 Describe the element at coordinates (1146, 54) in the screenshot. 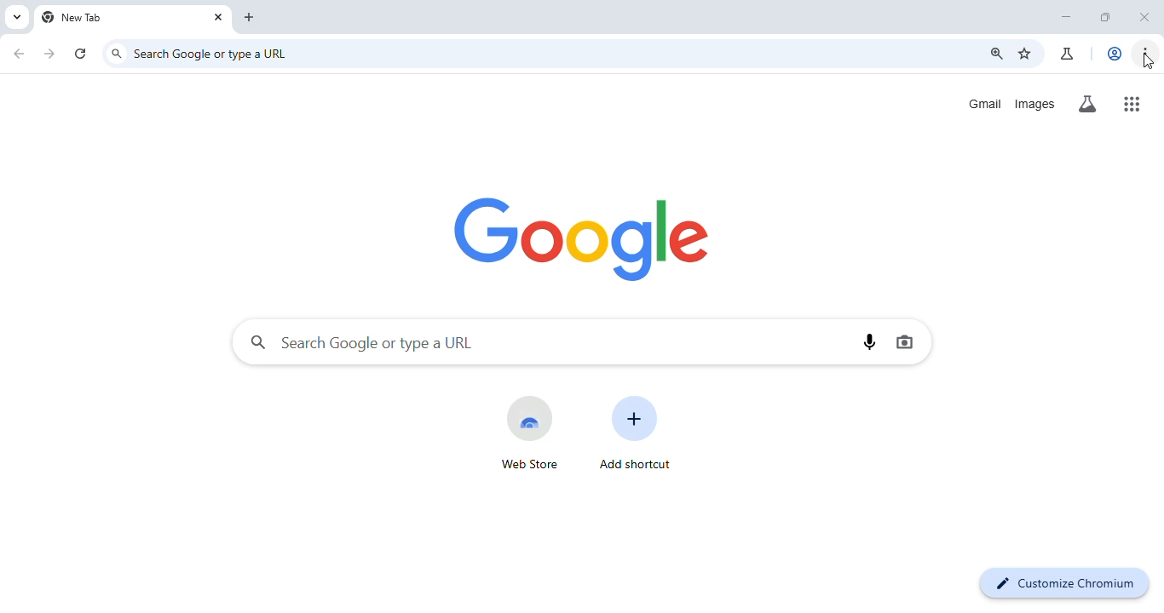

I see `customize and control google chrome` at that location.